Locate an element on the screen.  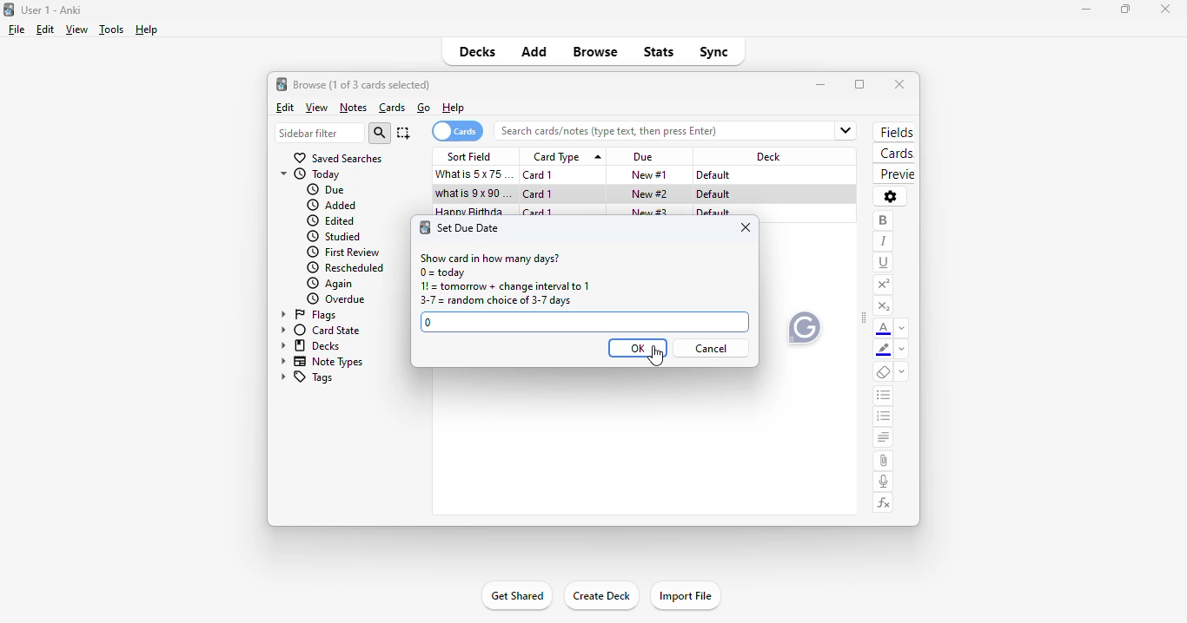
saved searches is located at coordinates (339, 159).